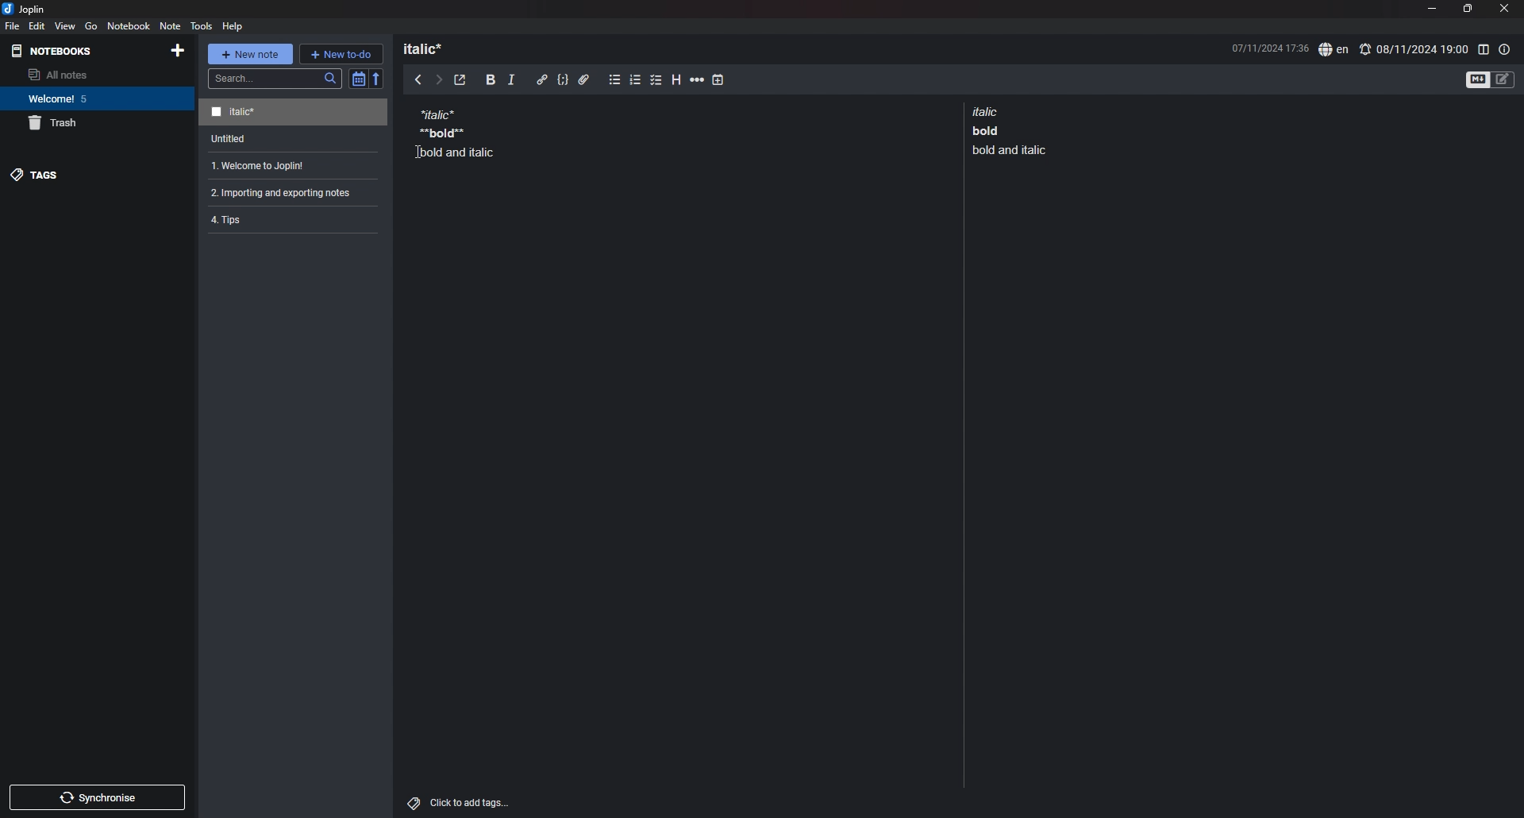 Image resolution: width=1524 pixels, height=818 pixels. Describe the element at coordinates (491, 80) in the screenshot. I see `bold` at that location.